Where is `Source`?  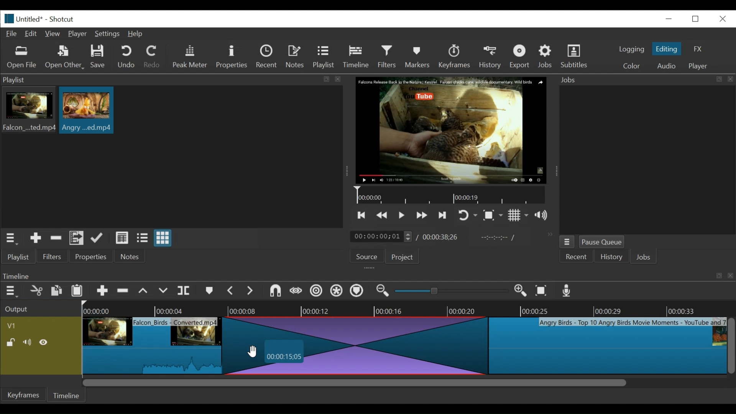
Source is located at coordinates (364, 258).